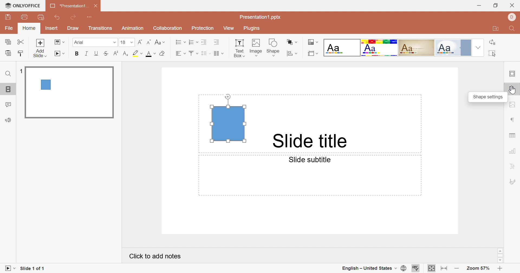  Describe the element at coordinates (443, 268) in the screenshot. I see `Fit to width` at that location.